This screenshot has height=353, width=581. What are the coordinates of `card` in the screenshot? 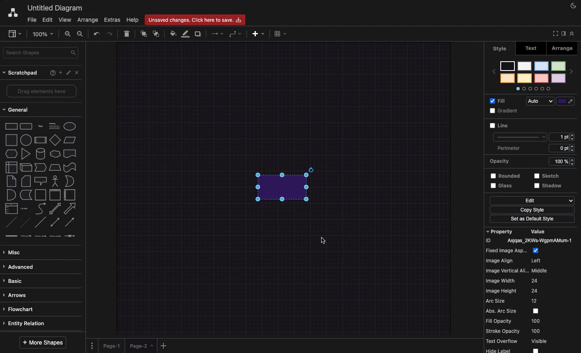 It's located at (25, 181).